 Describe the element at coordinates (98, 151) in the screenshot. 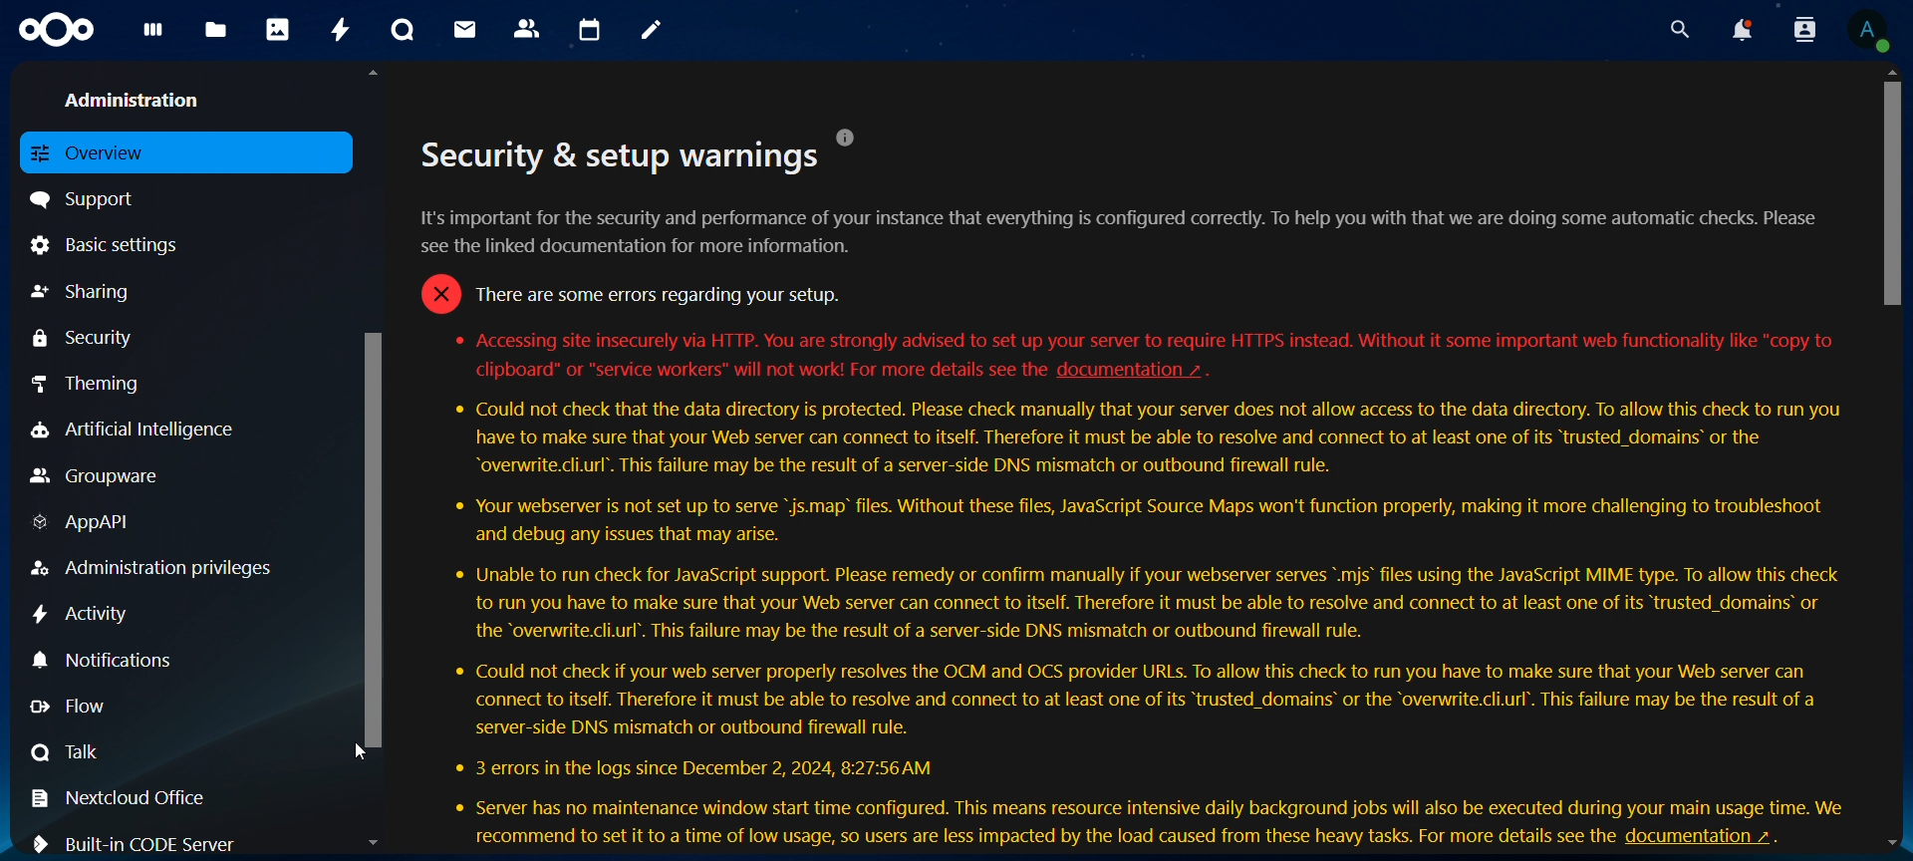

I see `overview` at that location.